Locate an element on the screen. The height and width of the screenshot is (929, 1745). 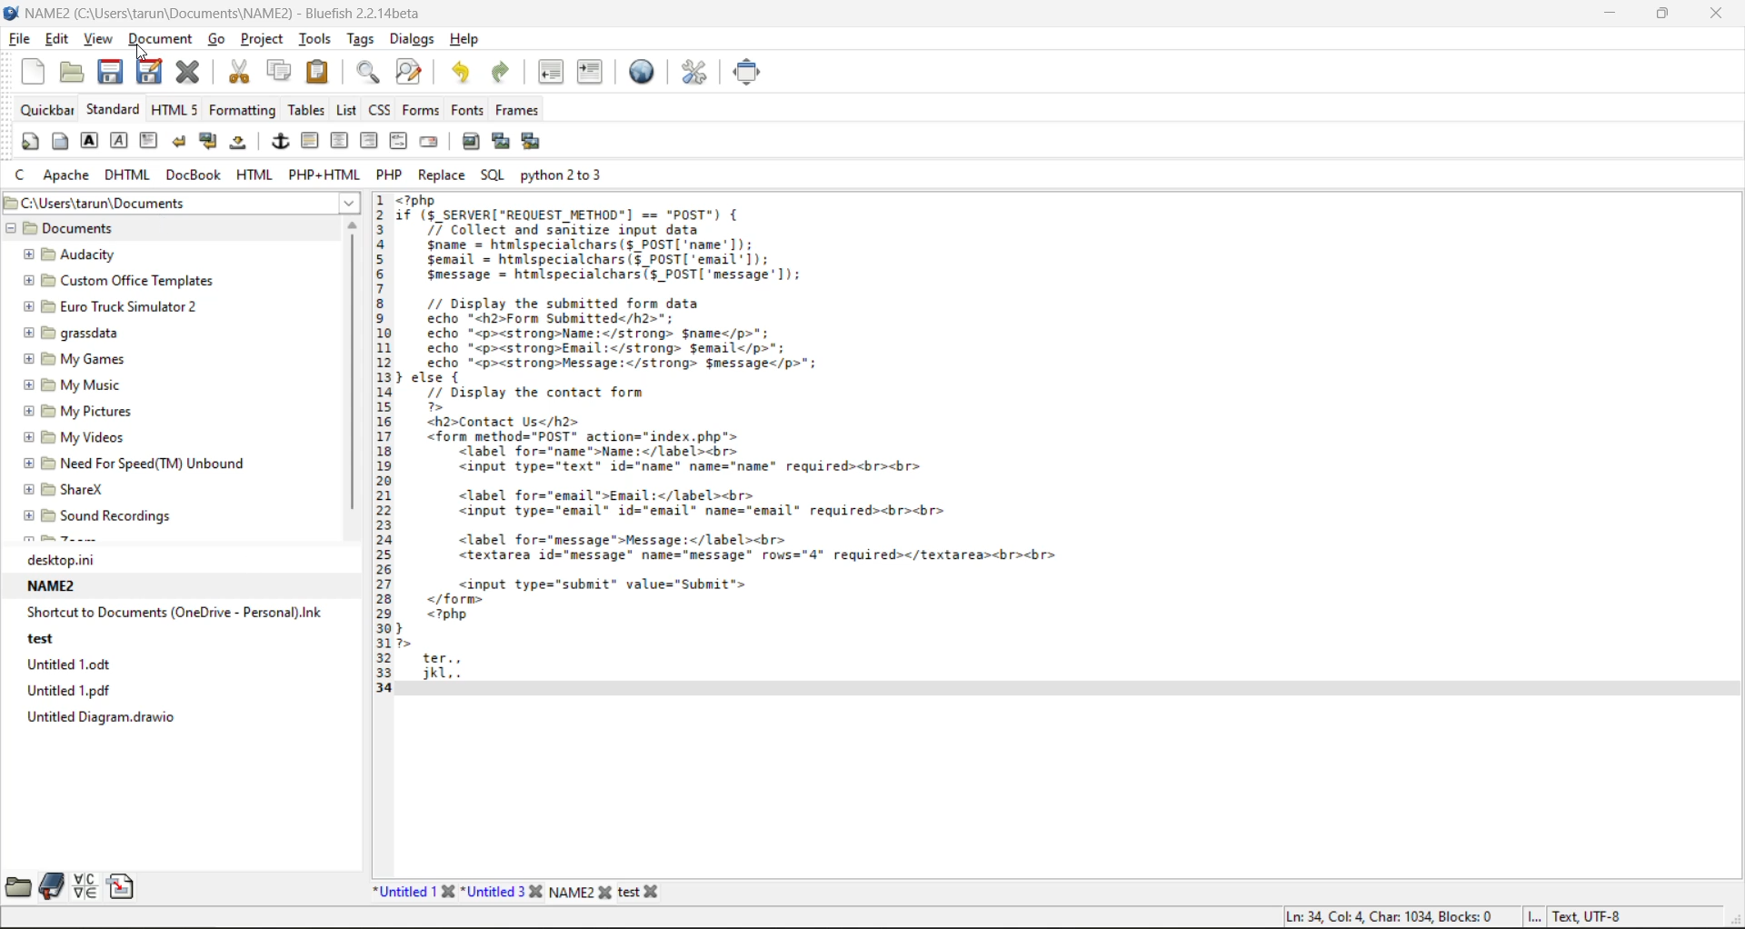
full screen is located at coordinates (745, 70).